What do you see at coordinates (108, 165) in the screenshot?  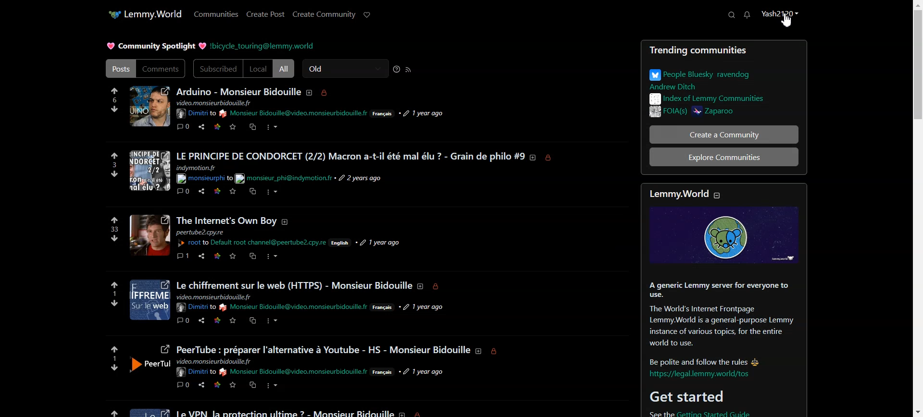 I see `3` at bounding box center [108, 165].